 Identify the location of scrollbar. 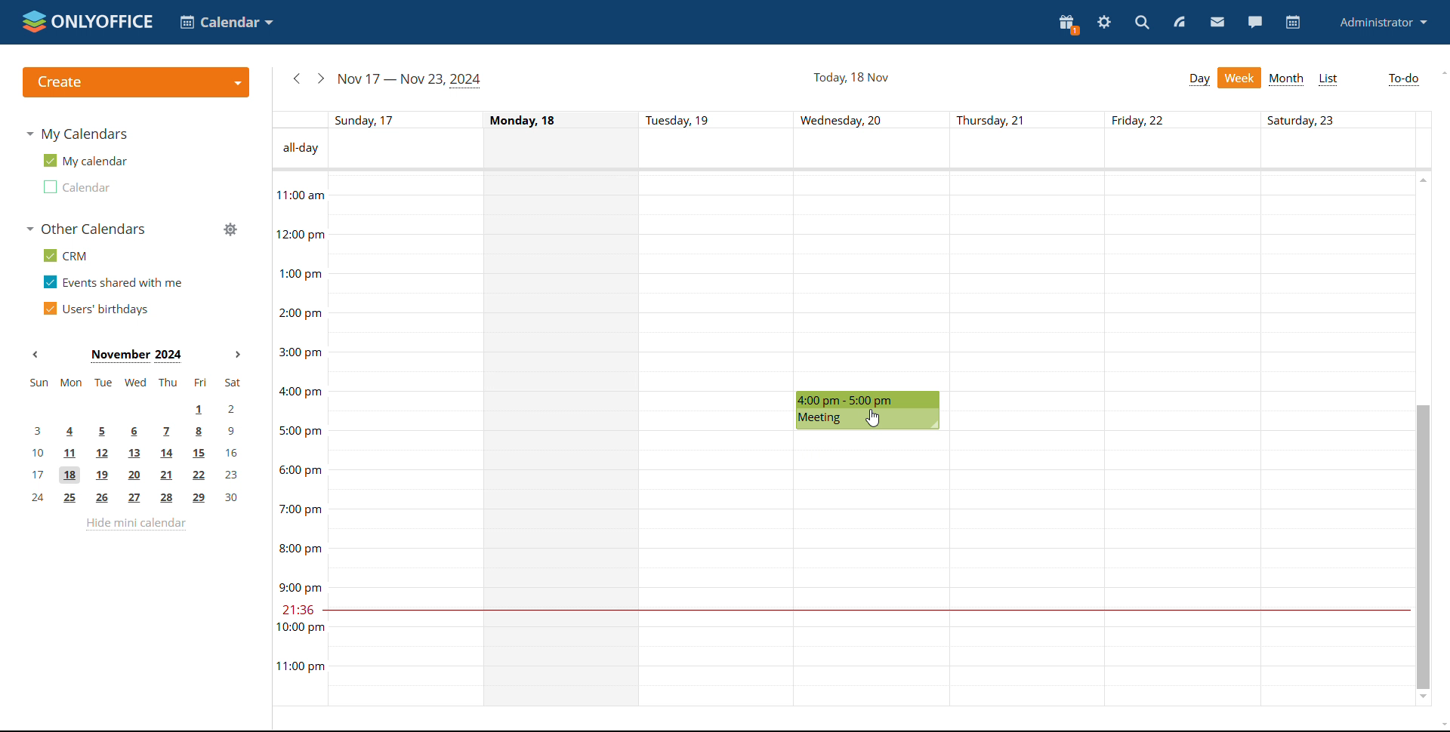
(1422, 546).